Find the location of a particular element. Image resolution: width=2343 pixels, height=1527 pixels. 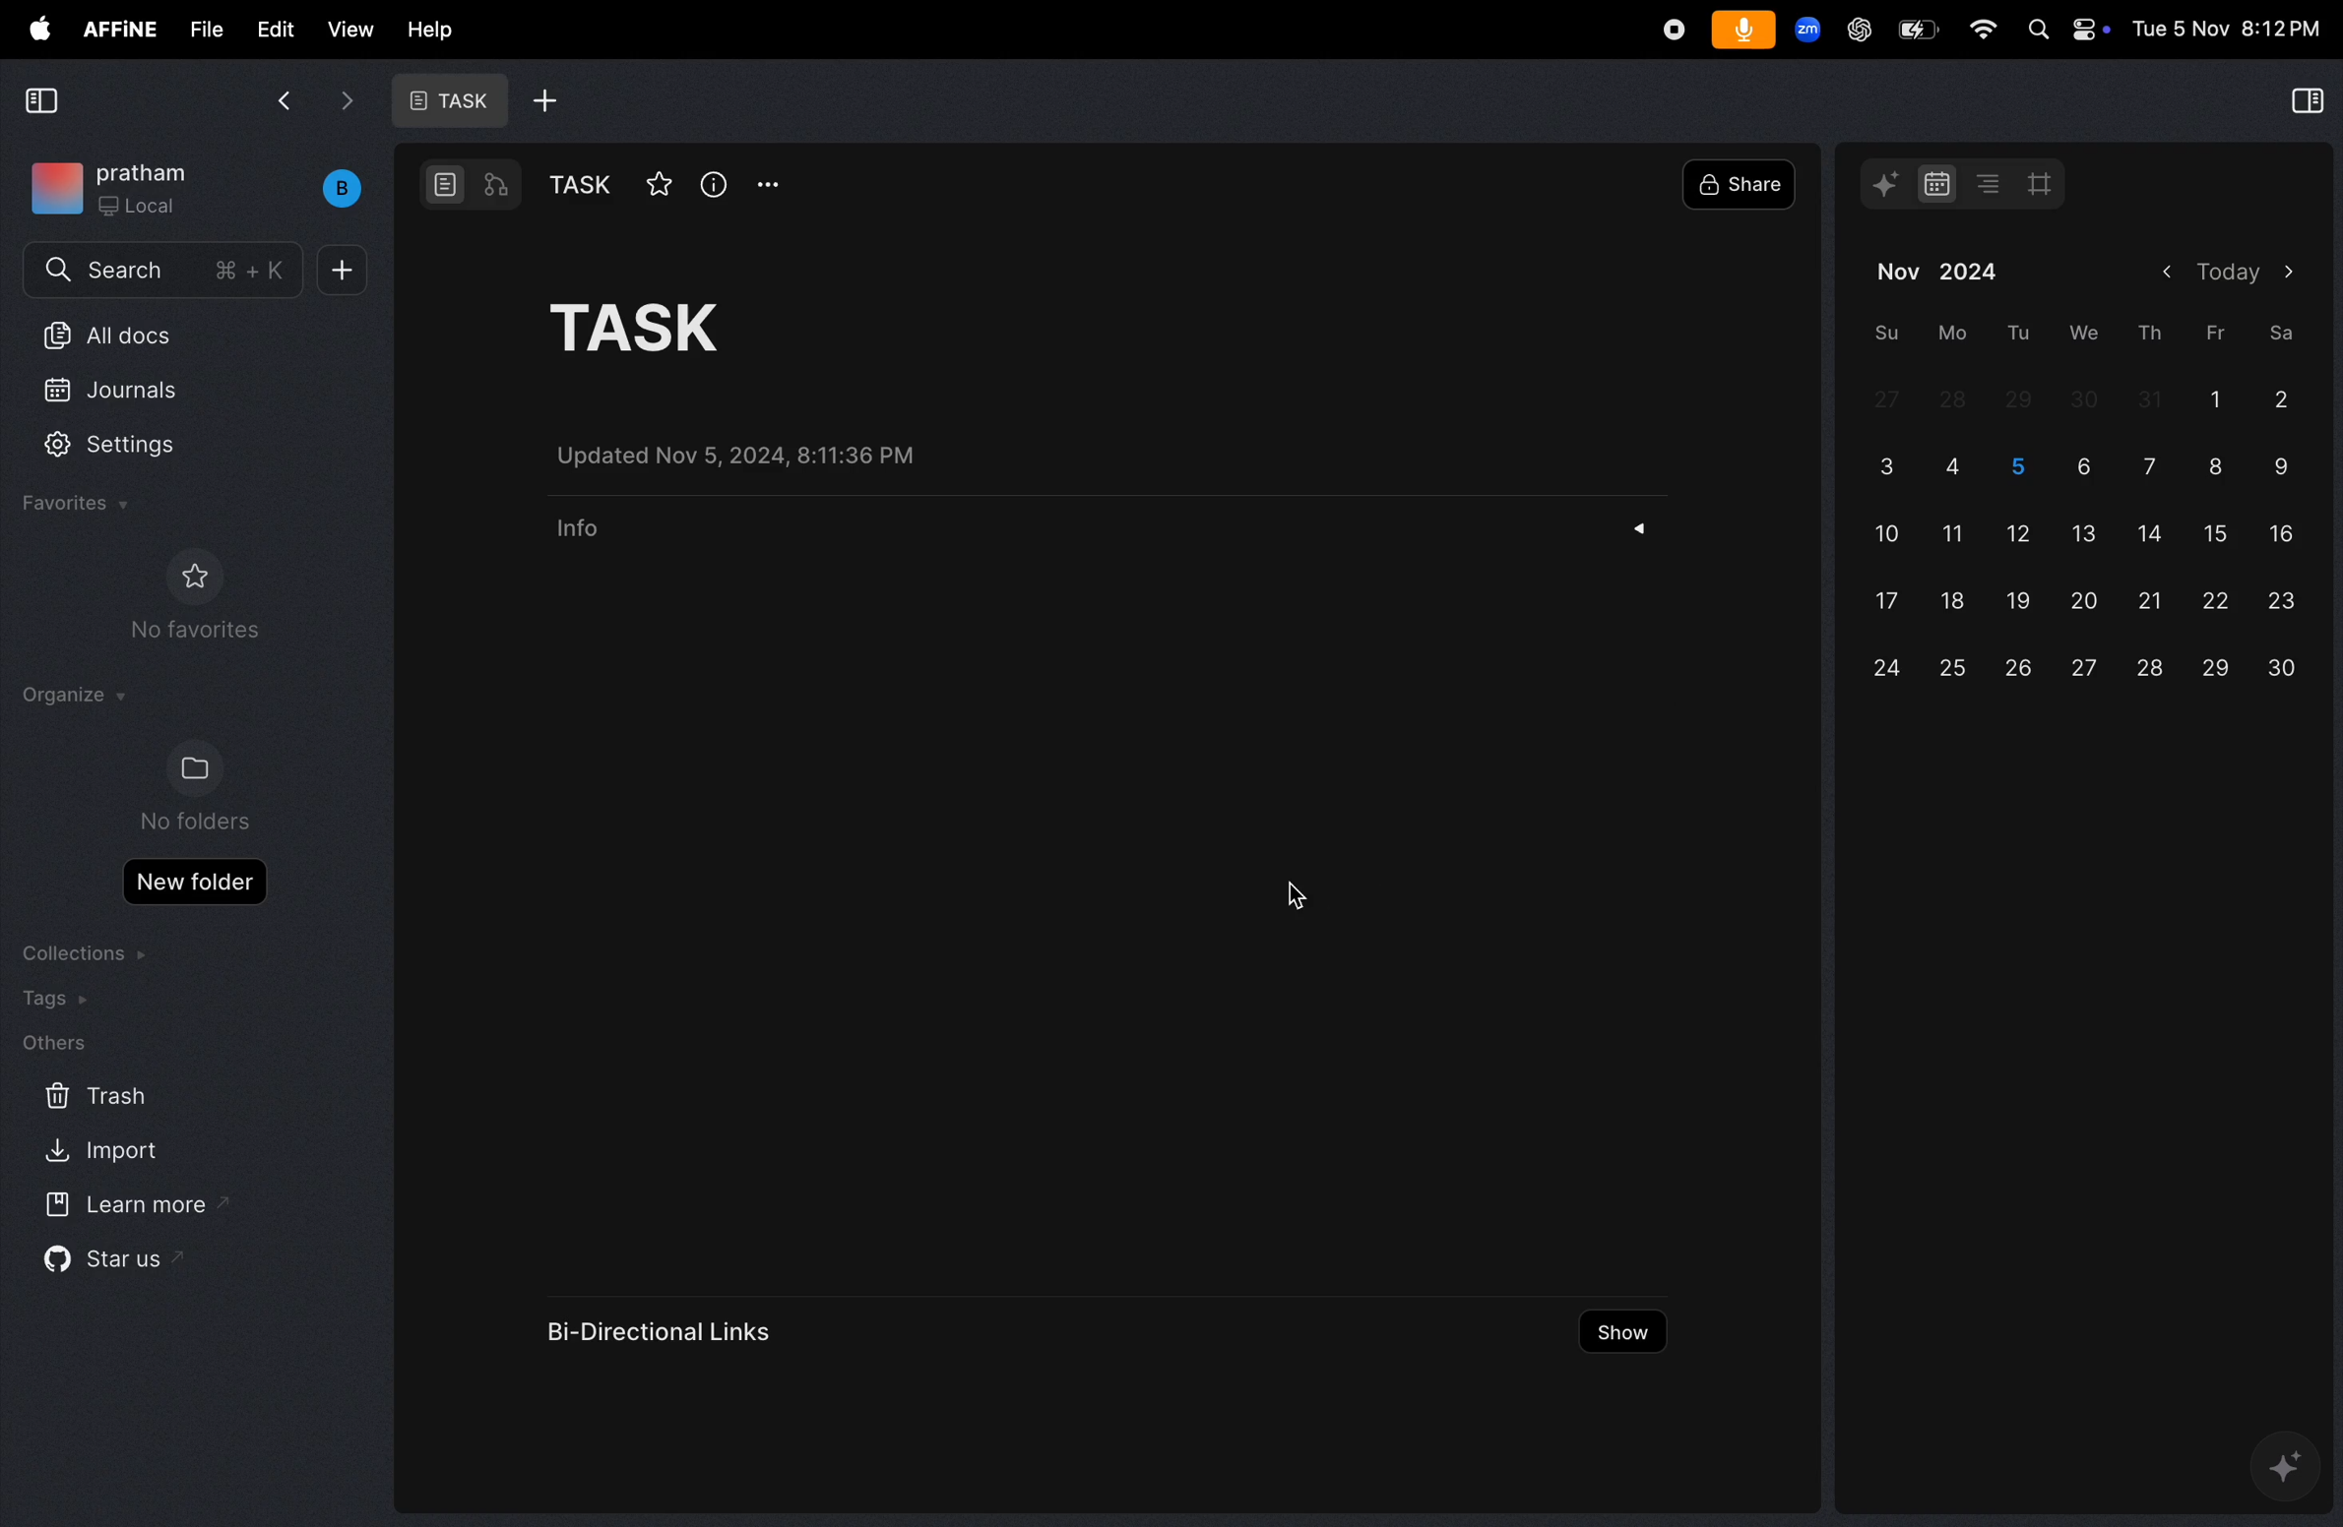

microphone is located at coordinates (1741, 31).